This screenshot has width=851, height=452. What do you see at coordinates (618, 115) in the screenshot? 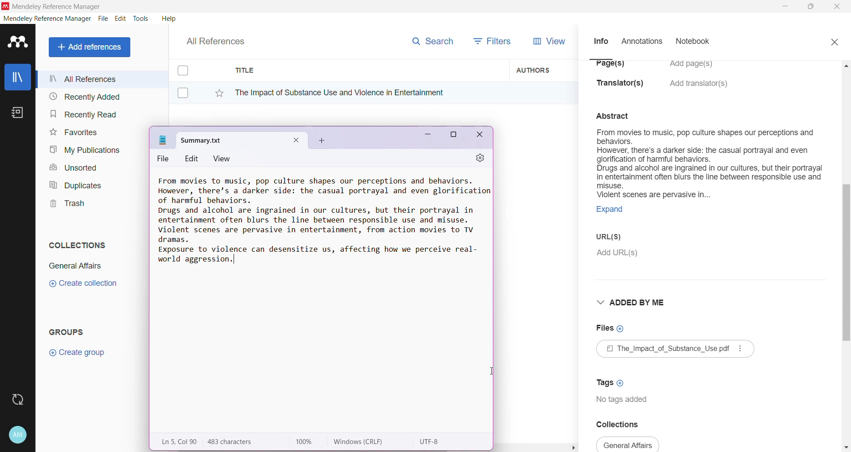
I see `abstract` at bounding box center [618, 115].